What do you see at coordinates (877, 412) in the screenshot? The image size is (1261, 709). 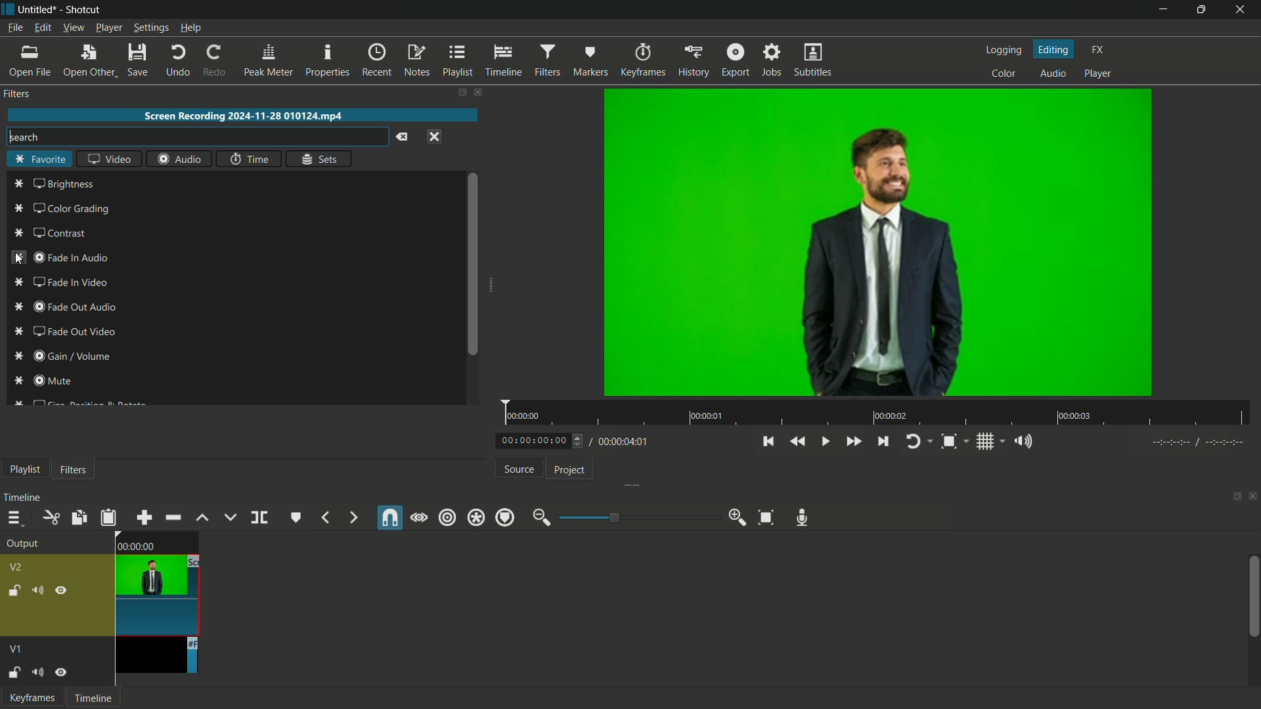 I see `time span` at bounding box center [877, 412].